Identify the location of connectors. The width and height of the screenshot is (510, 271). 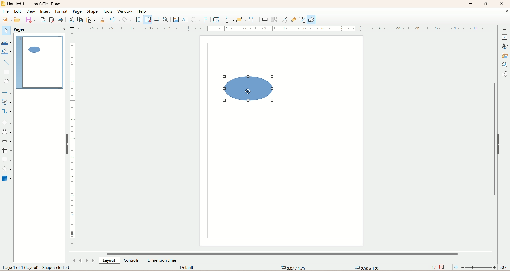
(7, 111).